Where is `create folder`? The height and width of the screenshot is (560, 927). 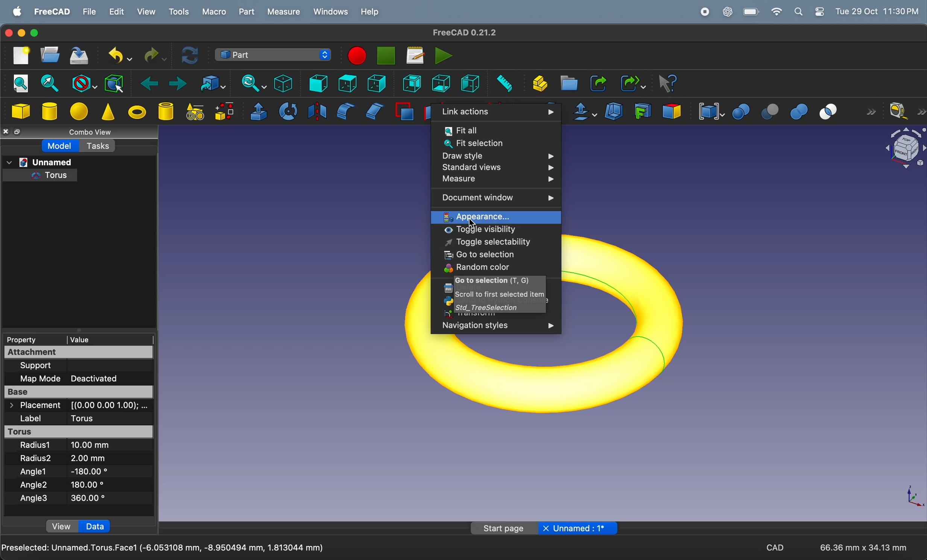 create folder is located at coordinates (568, 83).